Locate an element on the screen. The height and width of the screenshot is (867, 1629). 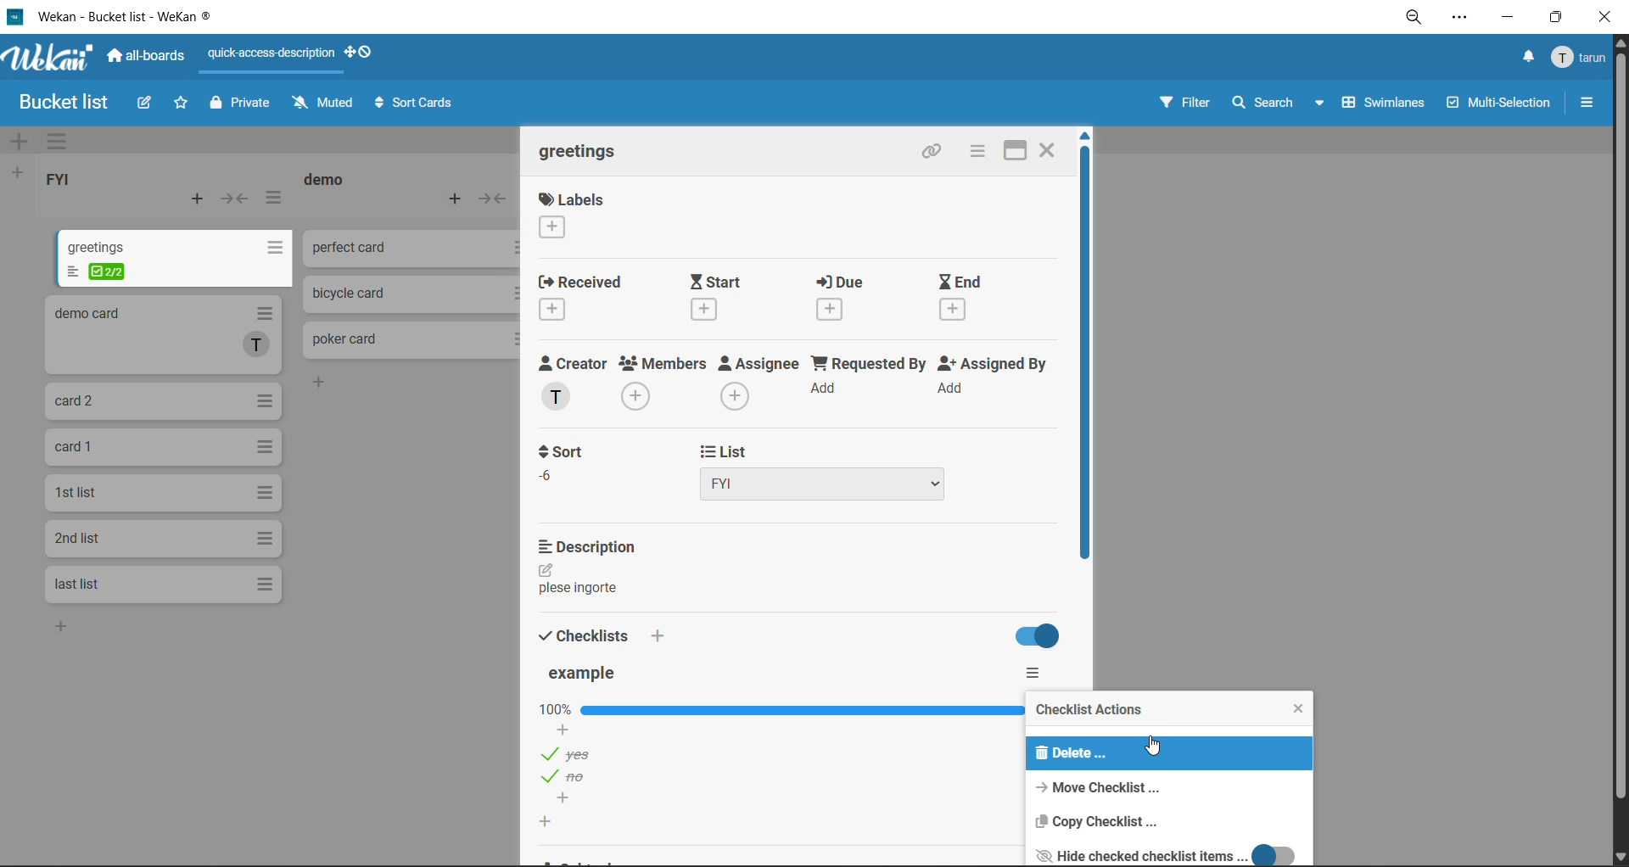
sidebar is located at coordinates (1586, 101).